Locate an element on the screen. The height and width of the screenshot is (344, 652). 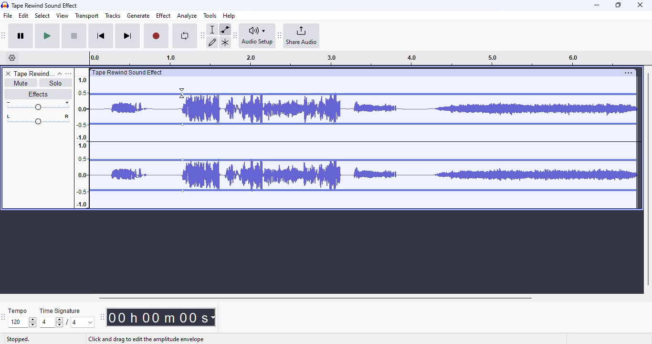
collapse is located at coordinates (60, 74).